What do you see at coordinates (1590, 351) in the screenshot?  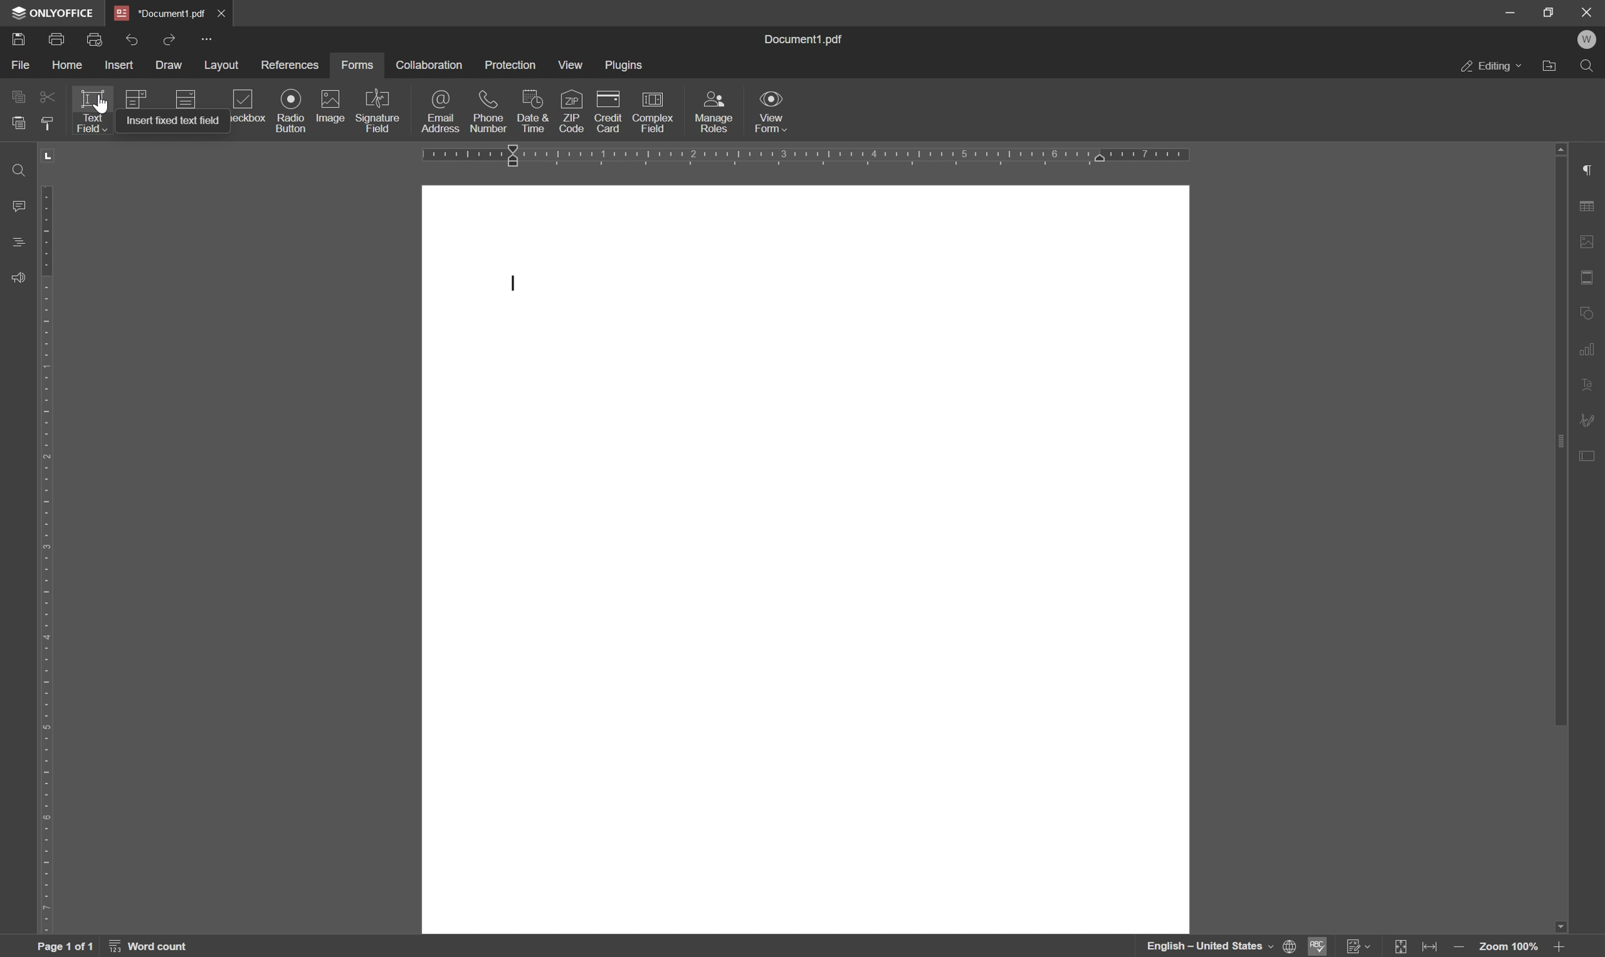 I see `chart settings` at bounding box center [1590, 351].